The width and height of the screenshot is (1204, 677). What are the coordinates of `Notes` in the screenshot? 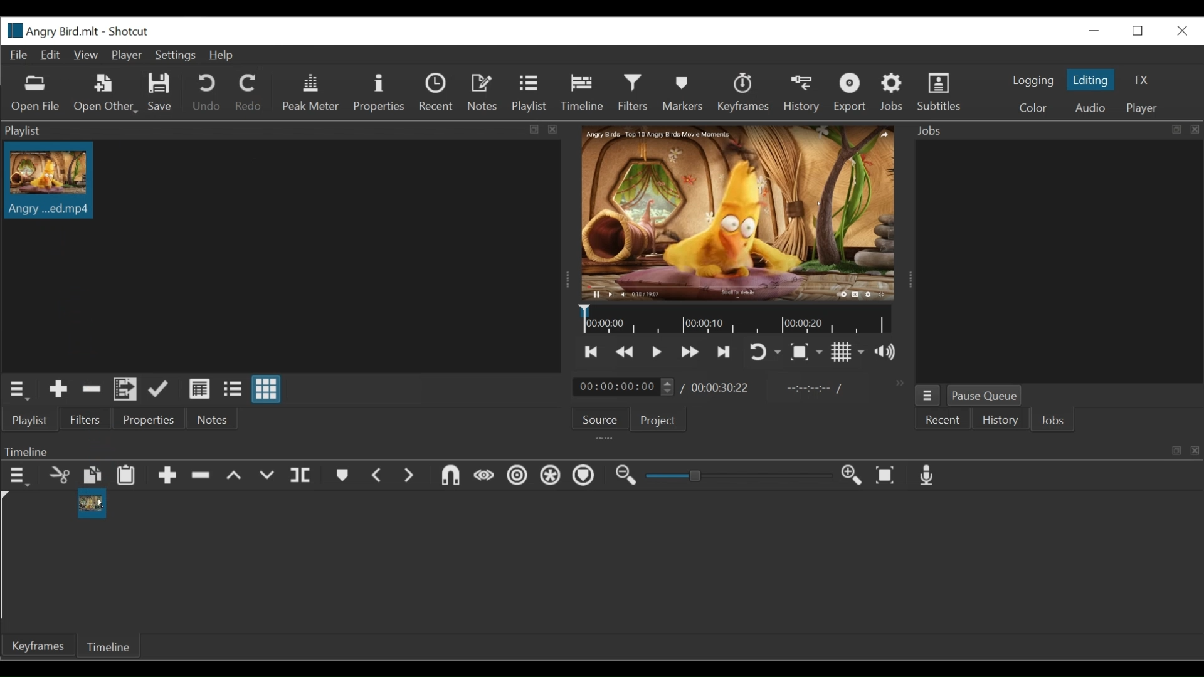 It's located at (216, 418).